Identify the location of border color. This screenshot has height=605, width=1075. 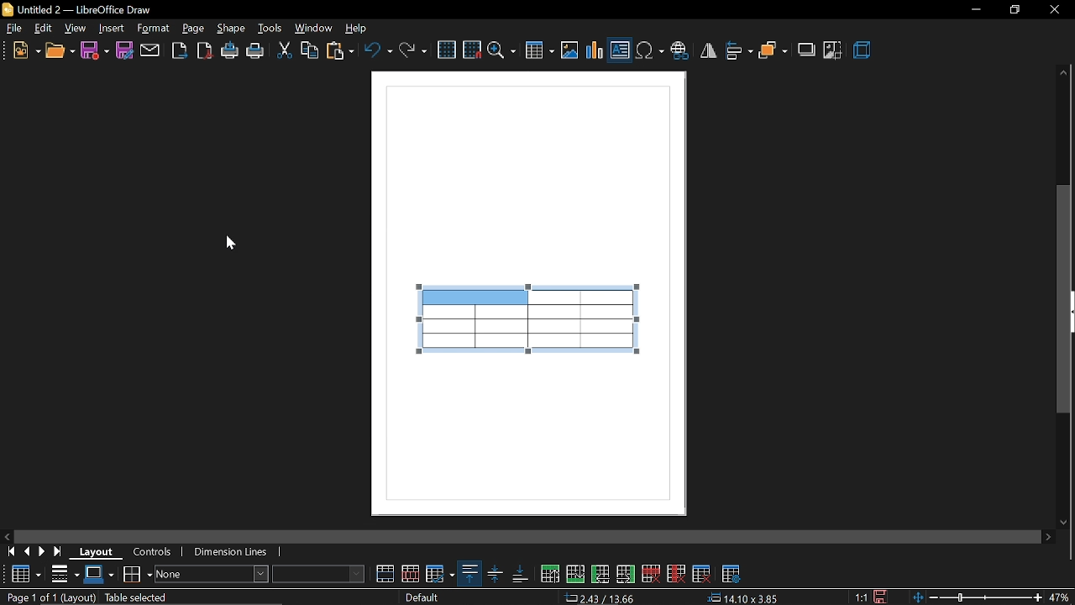
(99, 574).